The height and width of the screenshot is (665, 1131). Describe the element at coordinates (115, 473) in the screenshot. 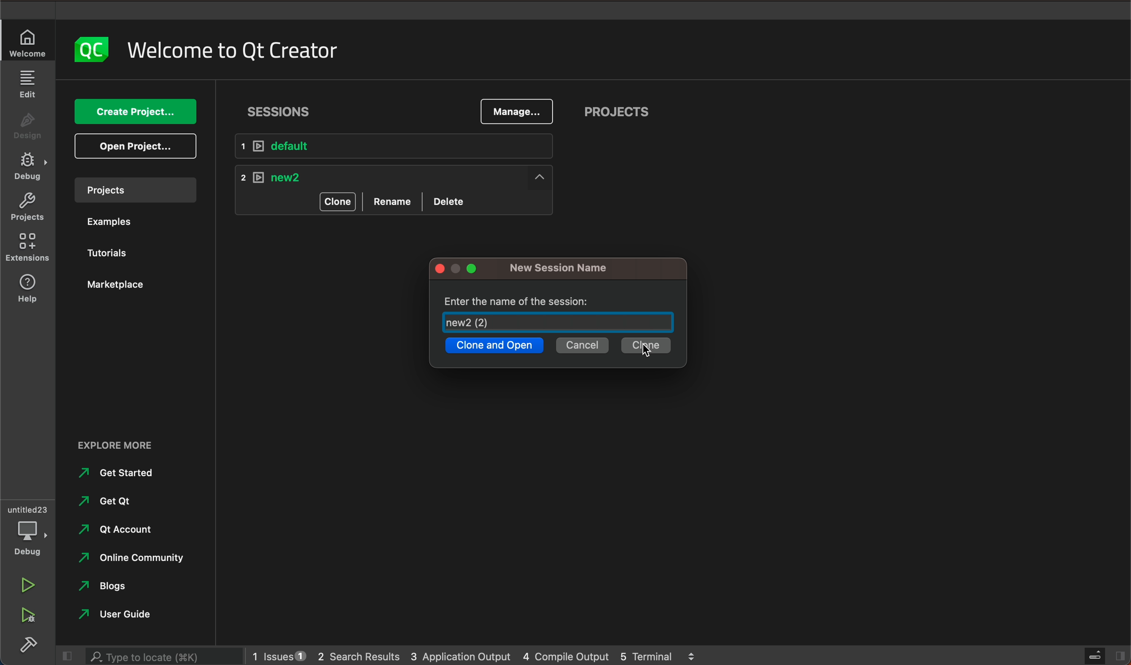

I see `get started` at that location.